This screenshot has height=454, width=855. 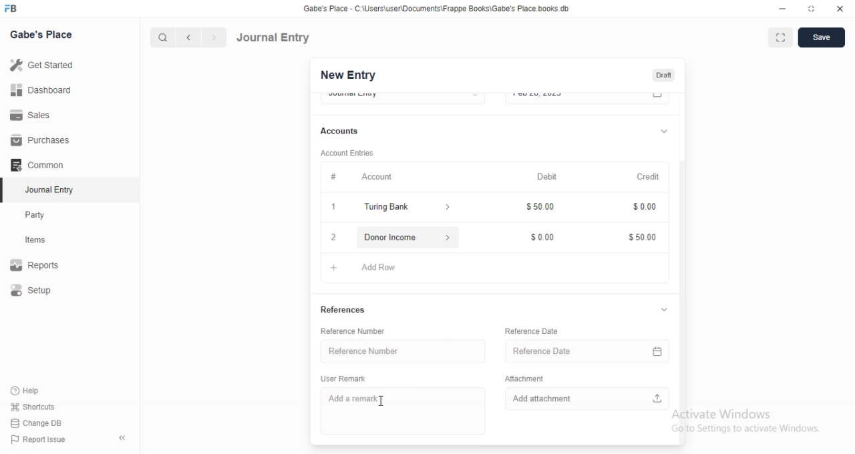 What do you see at coordinates (344, 311) in the screenshot?
I see `References` at bounding box center [344, 311].